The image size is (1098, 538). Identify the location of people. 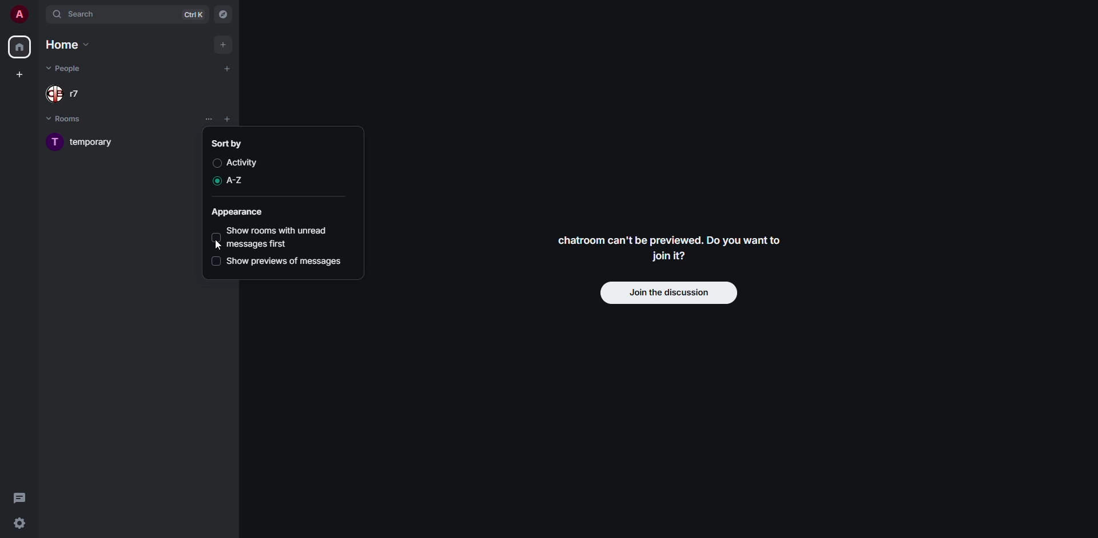
(67, 94).